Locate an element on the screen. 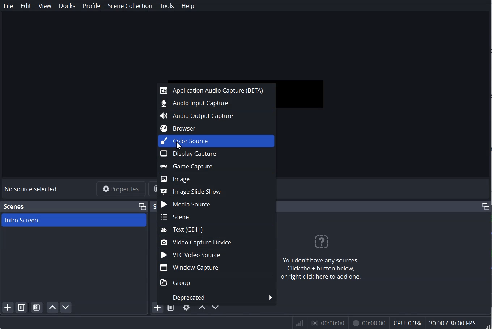 The height and width of the screenshot is (329, 492). Audio Output Capture is located at coordinates (217, 116).